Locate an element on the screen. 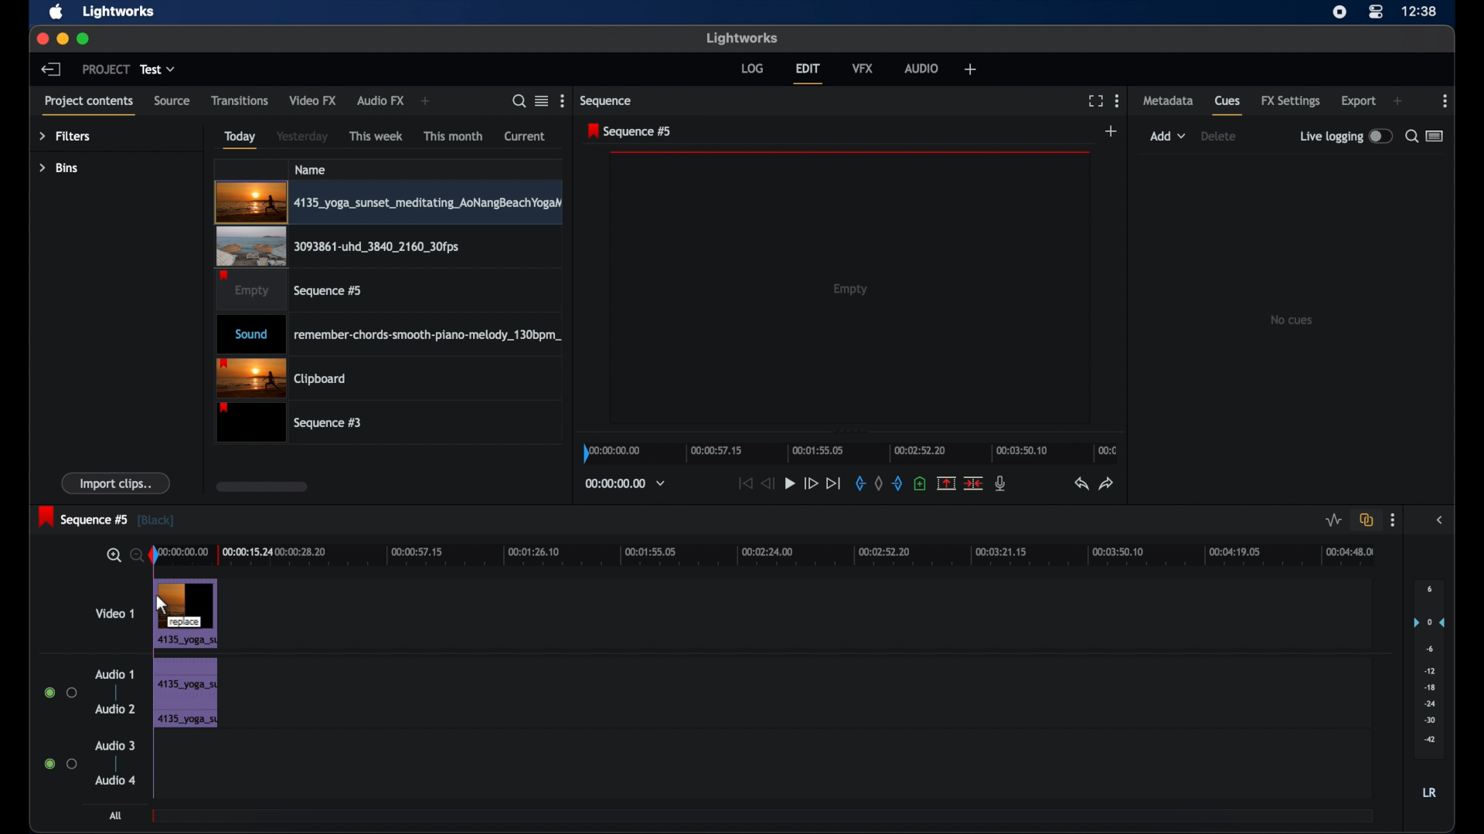  audio 2 is located at coordinates (114, 709).